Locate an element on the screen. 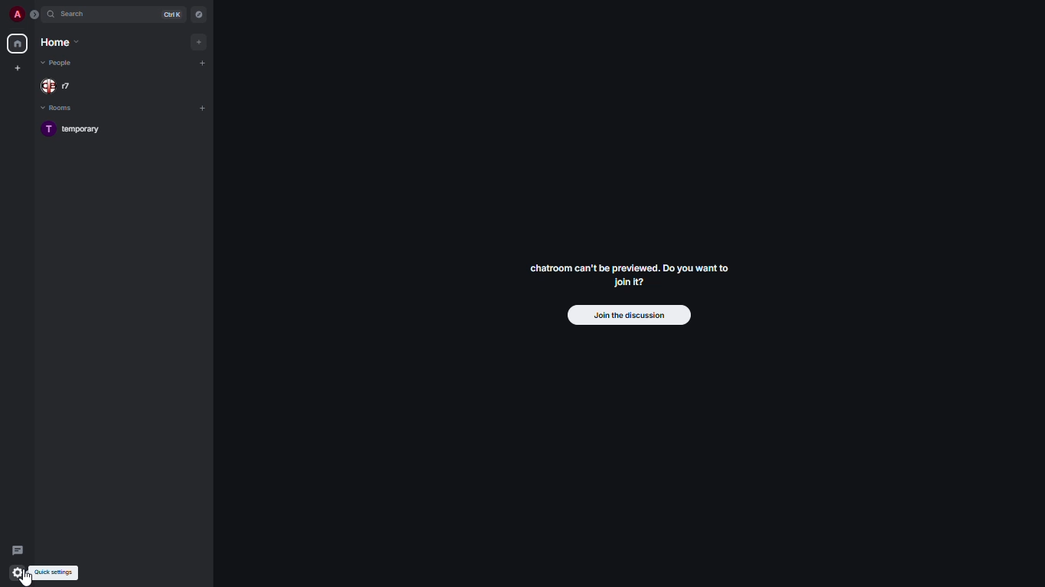  add is located at coordinates (203, 62).